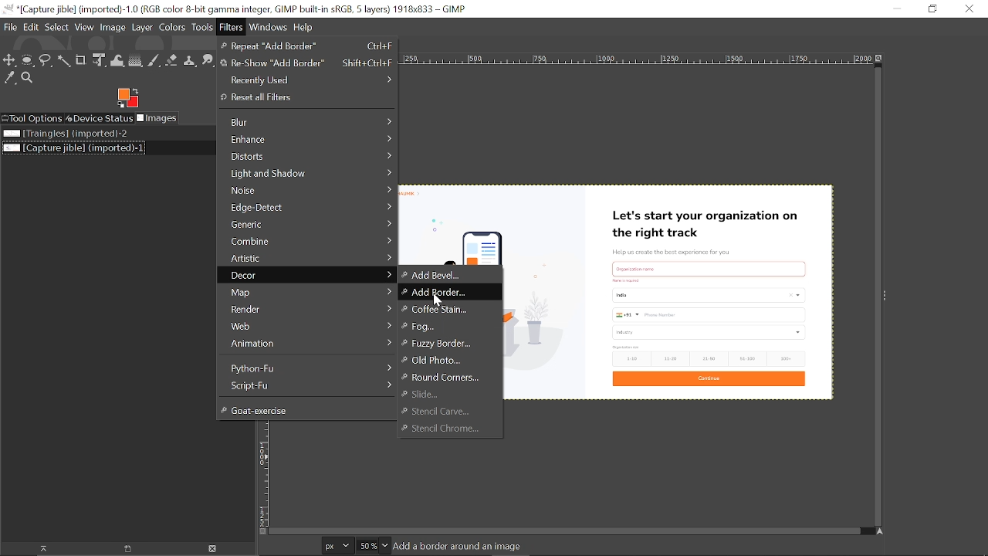 This screenshot has height=556, width=988. I want to click on Round corners, so click(444, 377).